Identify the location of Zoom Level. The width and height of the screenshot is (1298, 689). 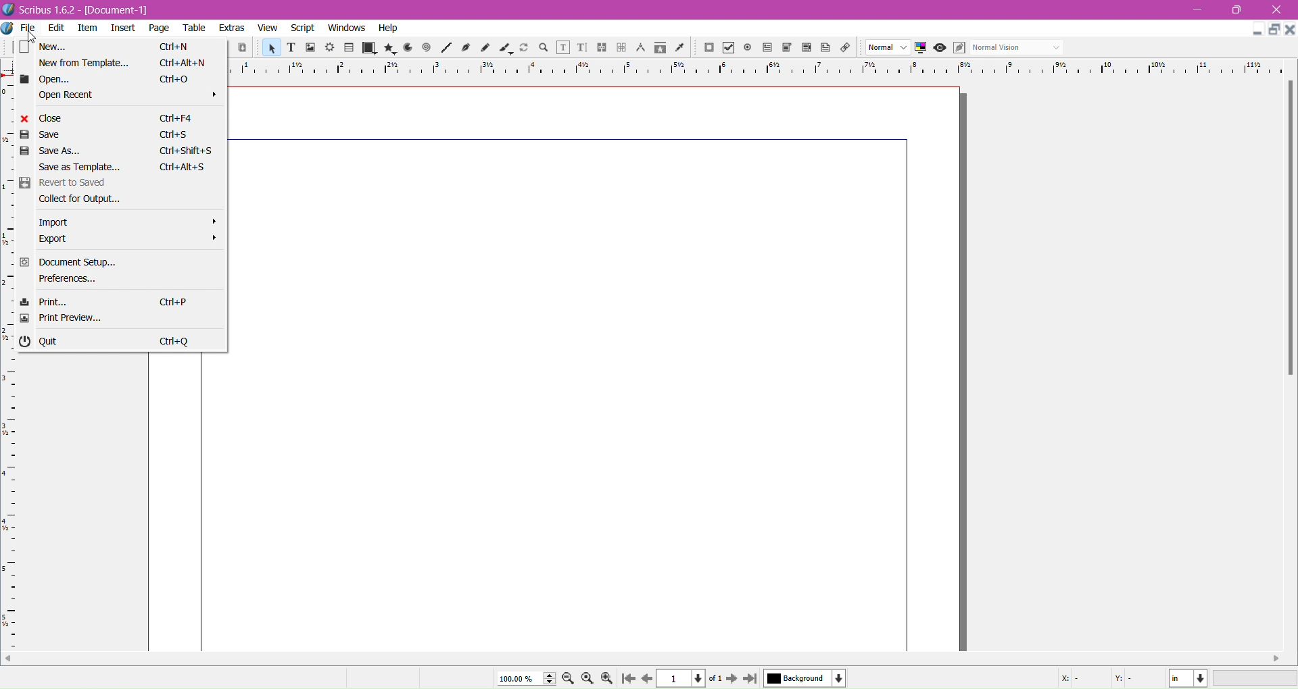
(1254, 678).